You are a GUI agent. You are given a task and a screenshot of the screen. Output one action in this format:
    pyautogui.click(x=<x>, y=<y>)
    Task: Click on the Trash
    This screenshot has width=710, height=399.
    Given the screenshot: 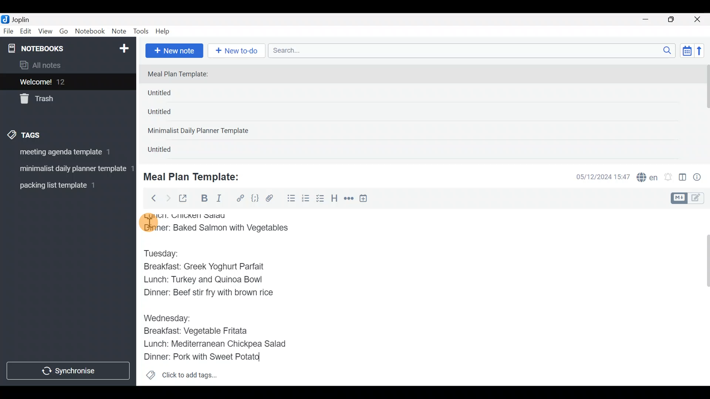 What is the action you would take?
    pyautogui.click(x=64, y=99)
    